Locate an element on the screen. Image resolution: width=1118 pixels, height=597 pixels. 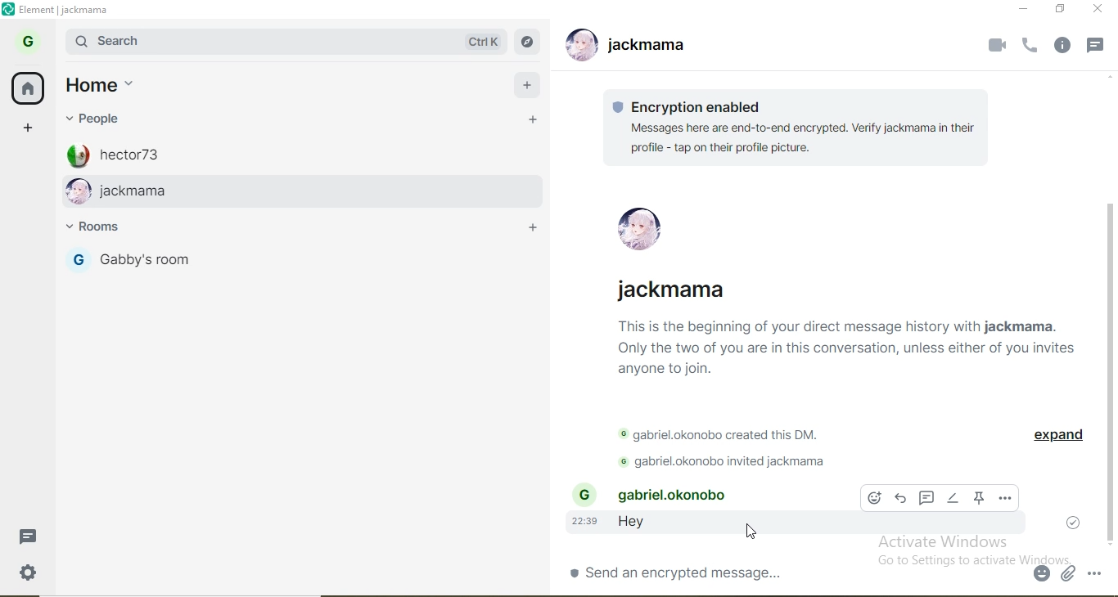
chatbox is located at coordinates (796, 572).